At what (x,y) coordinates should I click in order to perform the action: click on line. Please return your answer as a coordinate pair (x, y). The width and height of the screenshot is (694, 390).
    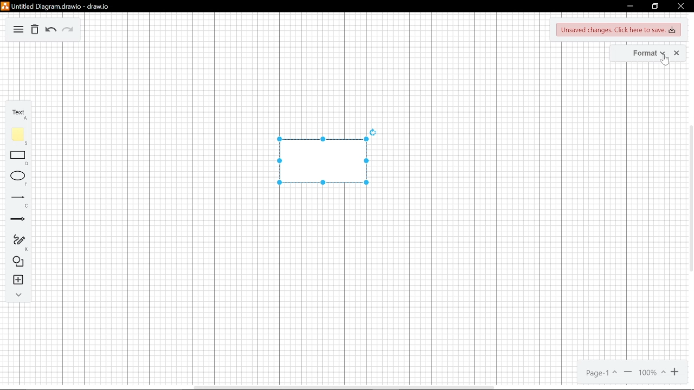
    Looking at the image, I should click on (18, 197).